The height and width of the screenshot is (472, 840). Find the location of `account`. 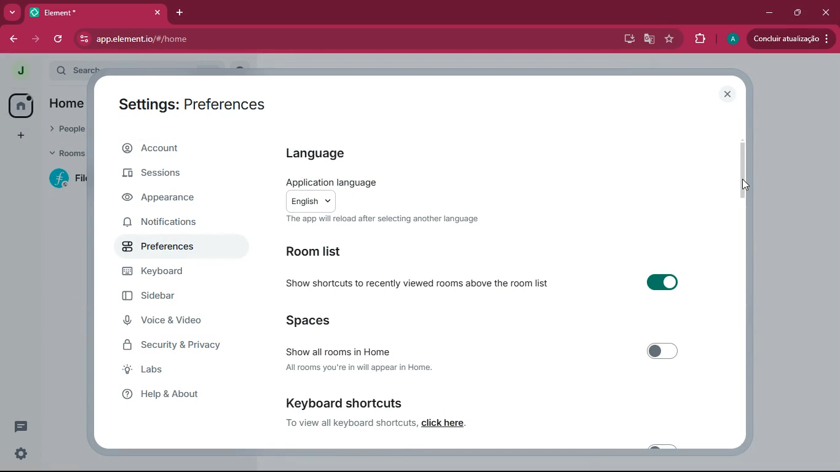

account is located at coordinates (178, 147).